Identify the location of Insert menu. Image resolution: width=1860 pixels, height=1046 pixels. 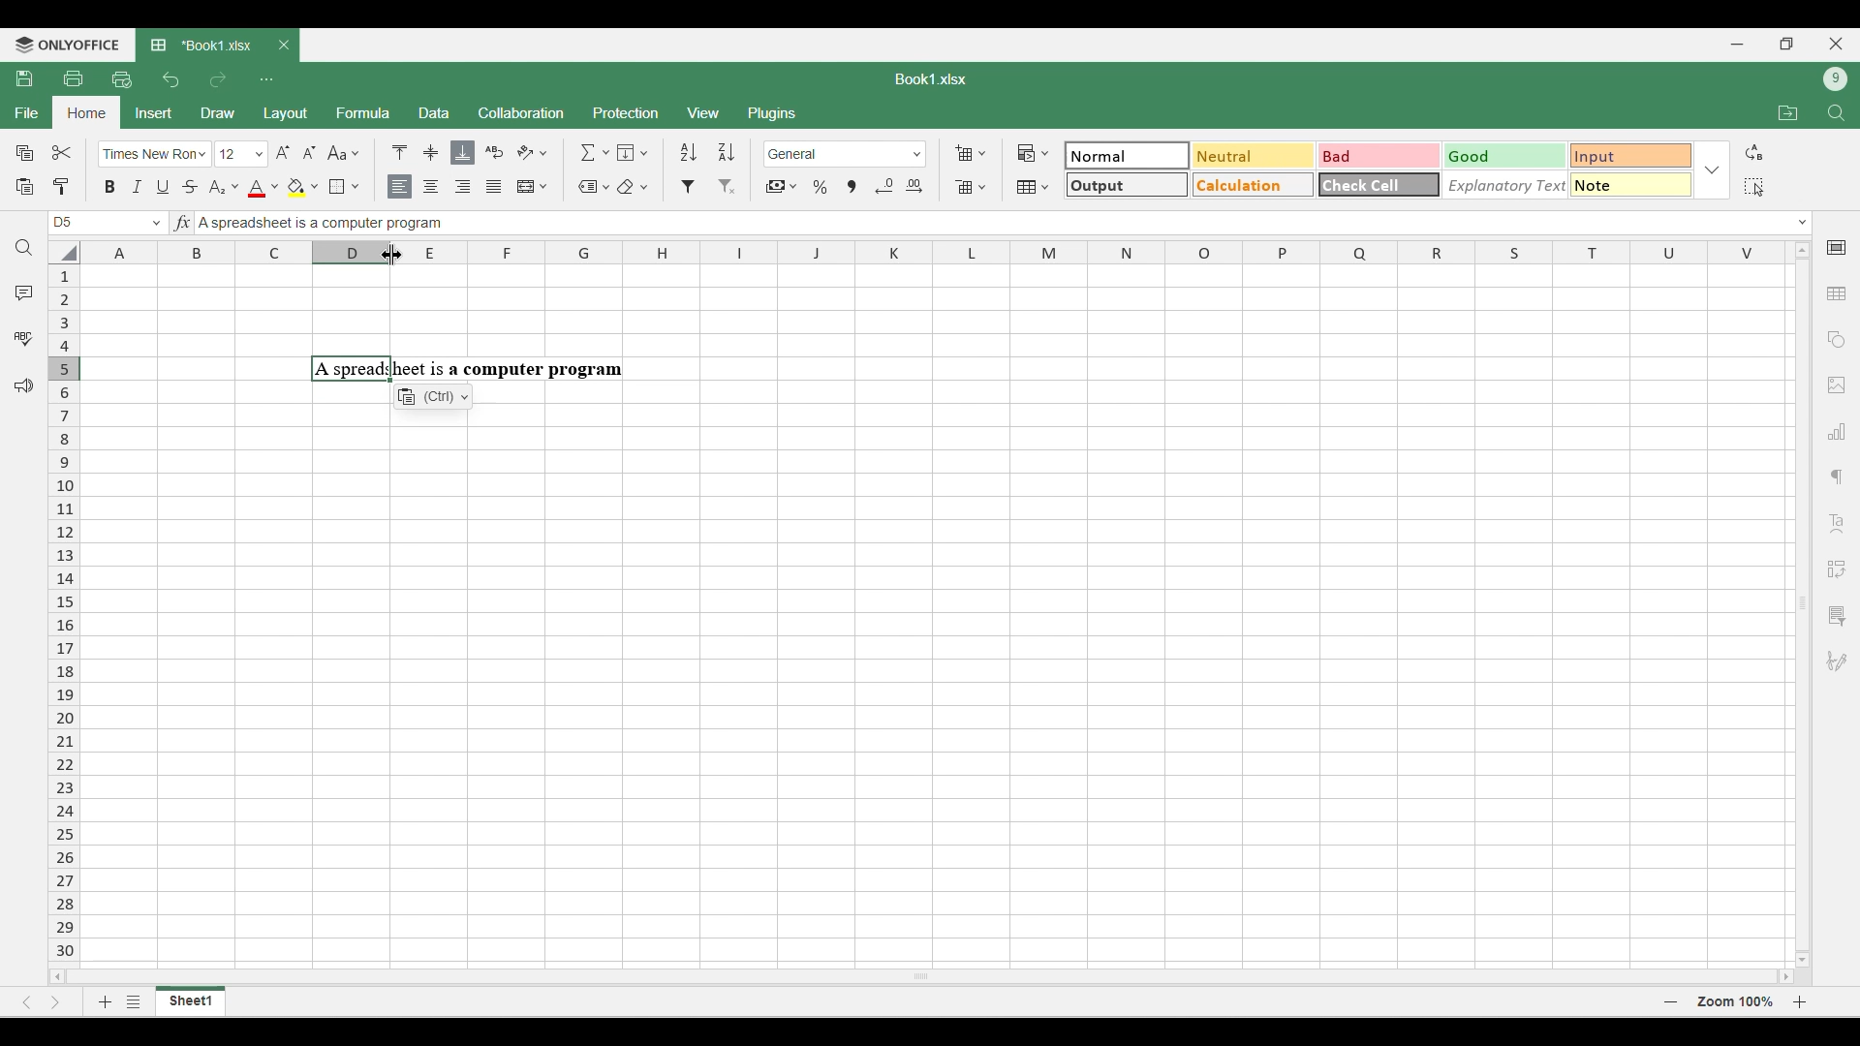
(154, 113).